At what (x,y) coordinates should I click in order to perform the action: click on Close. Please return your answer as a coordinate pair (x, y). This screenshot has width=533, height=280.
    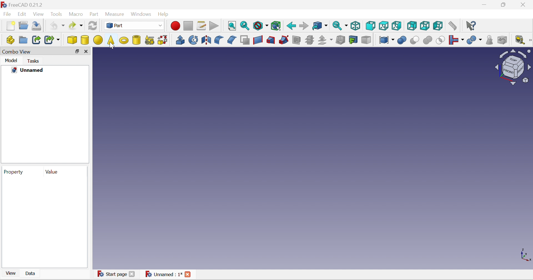
    Looking at the image, I should click on (525, 5).